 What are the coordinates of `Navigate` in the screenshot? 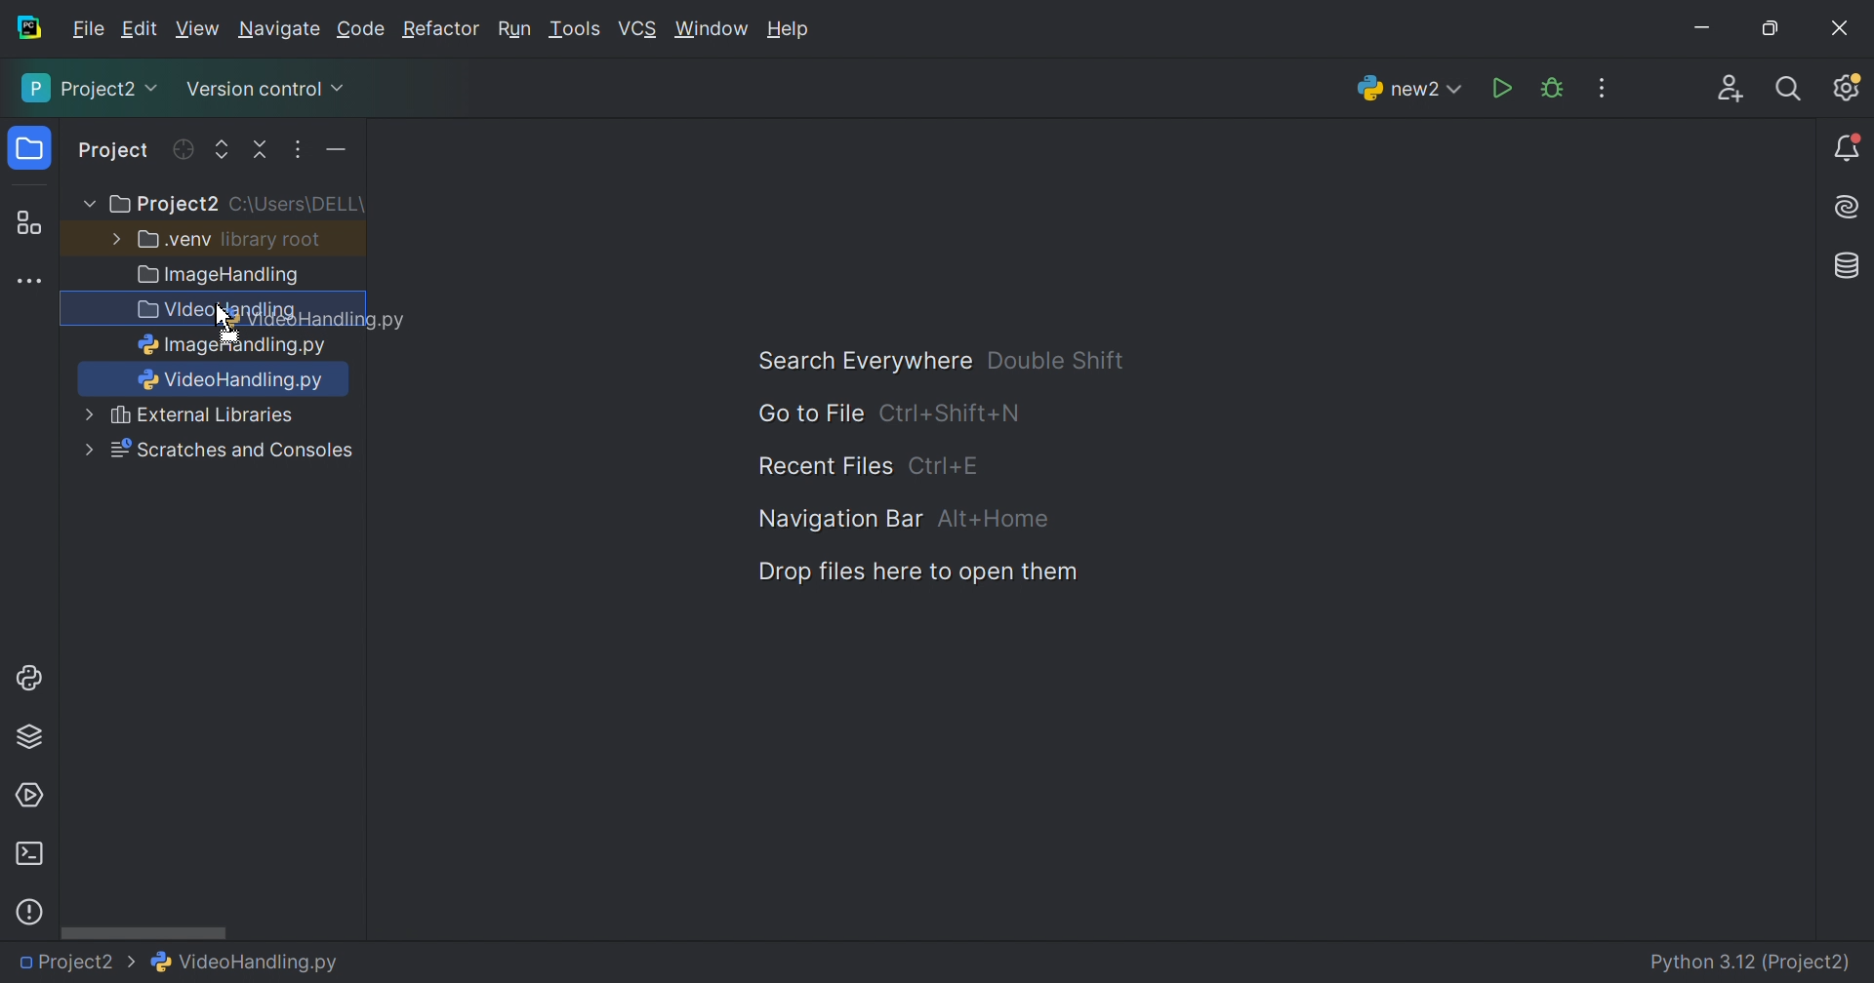 It's located at (281, 32).